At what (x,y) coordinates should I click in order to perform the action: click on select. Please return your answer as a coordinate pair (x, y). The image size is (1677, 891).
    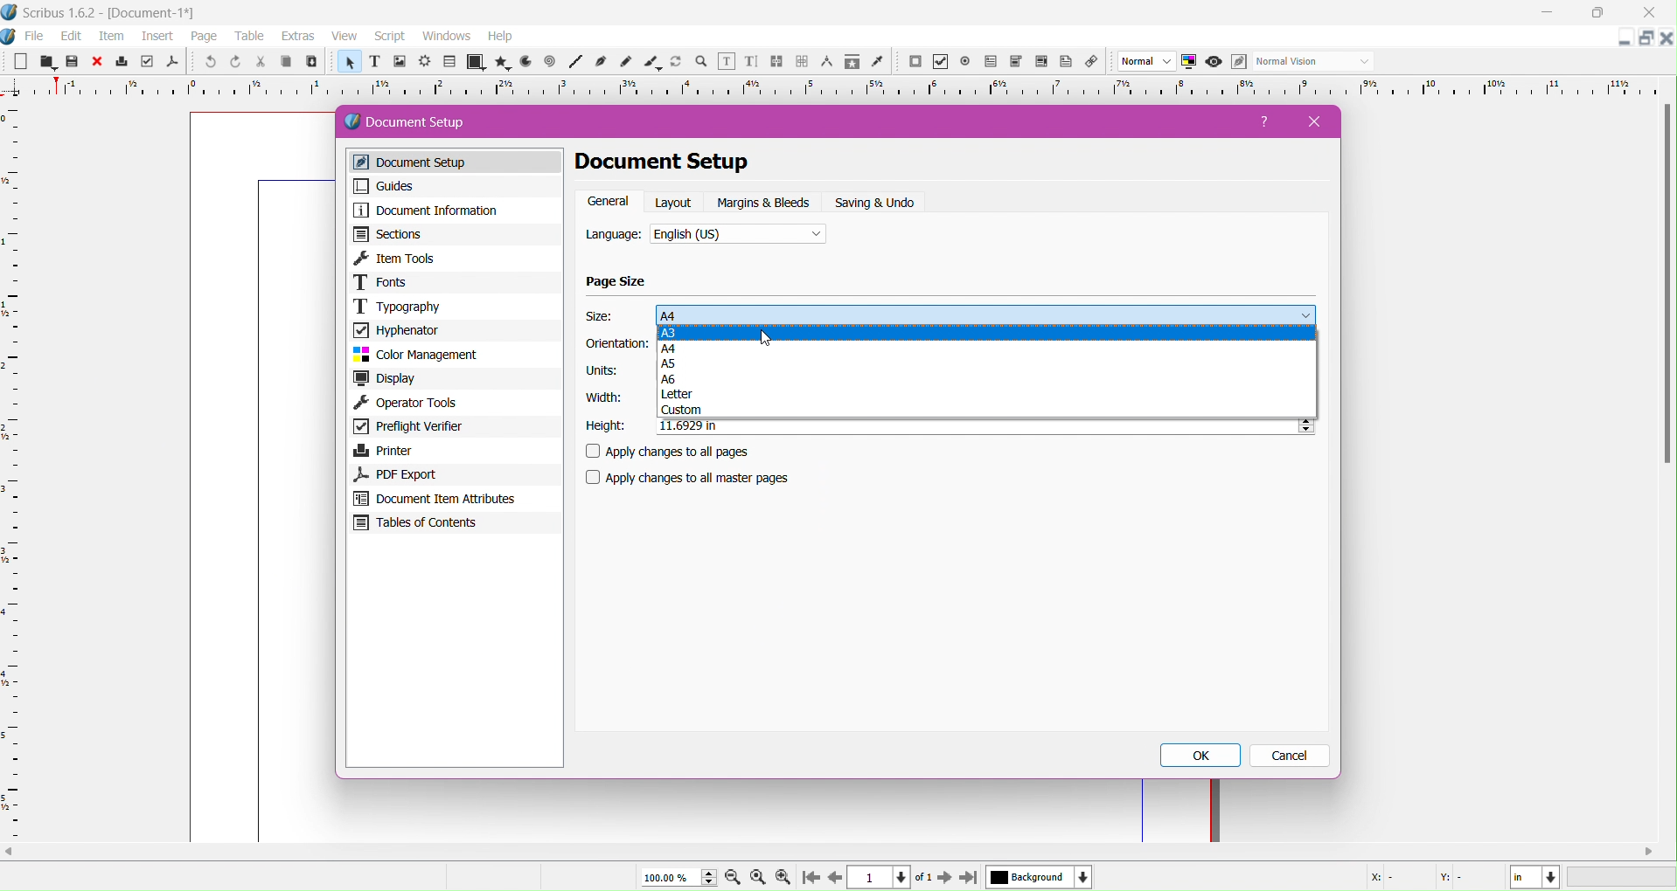
    Looking at the image, I should click on (347, 65).